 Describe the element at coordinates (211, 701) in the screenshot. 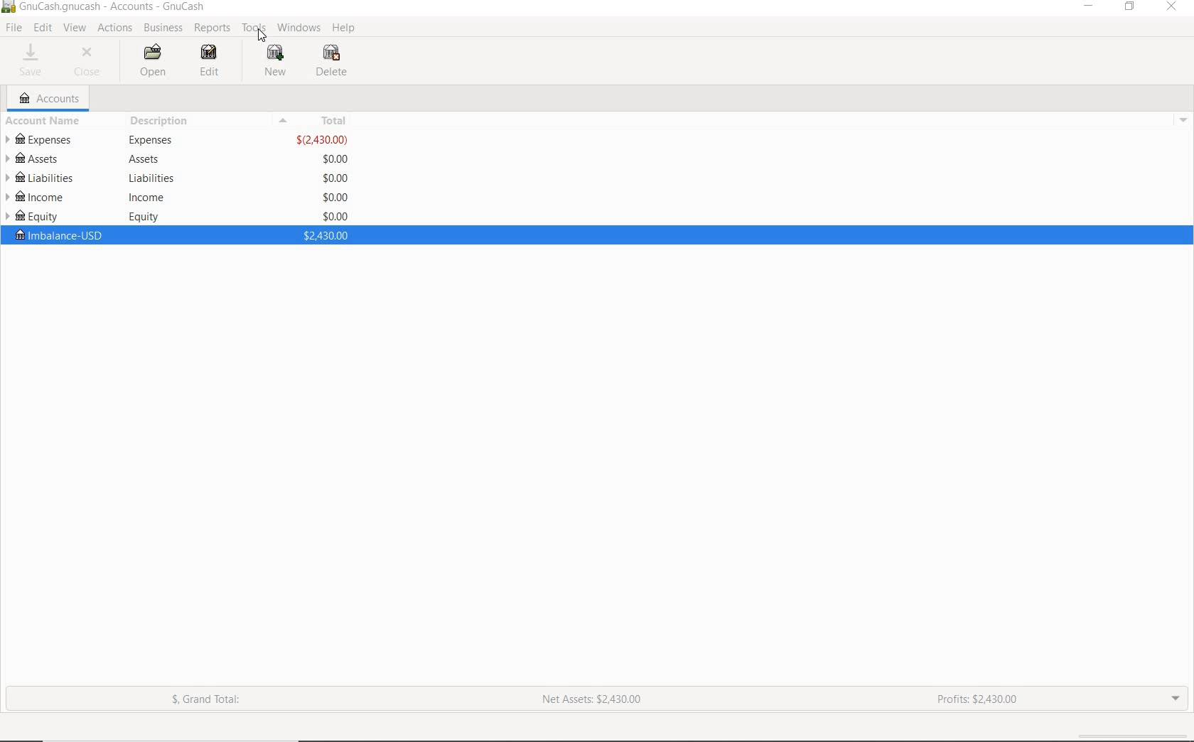

I see `GRAND TOTAL` at that location.